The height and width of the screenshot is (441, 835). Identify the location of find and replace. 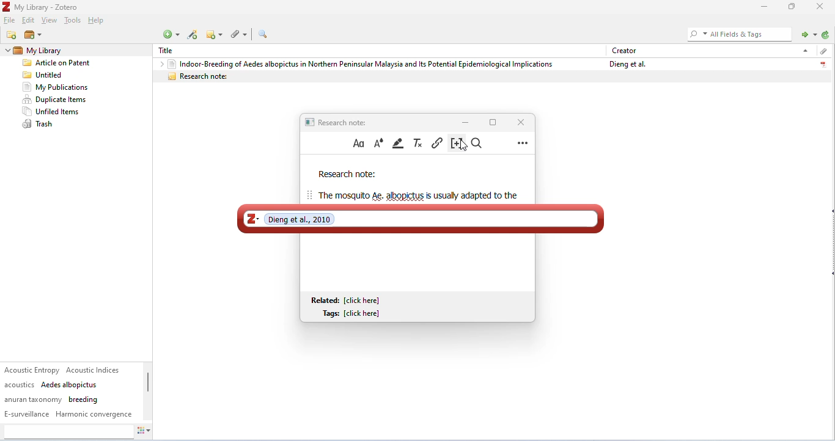
(479, 144).